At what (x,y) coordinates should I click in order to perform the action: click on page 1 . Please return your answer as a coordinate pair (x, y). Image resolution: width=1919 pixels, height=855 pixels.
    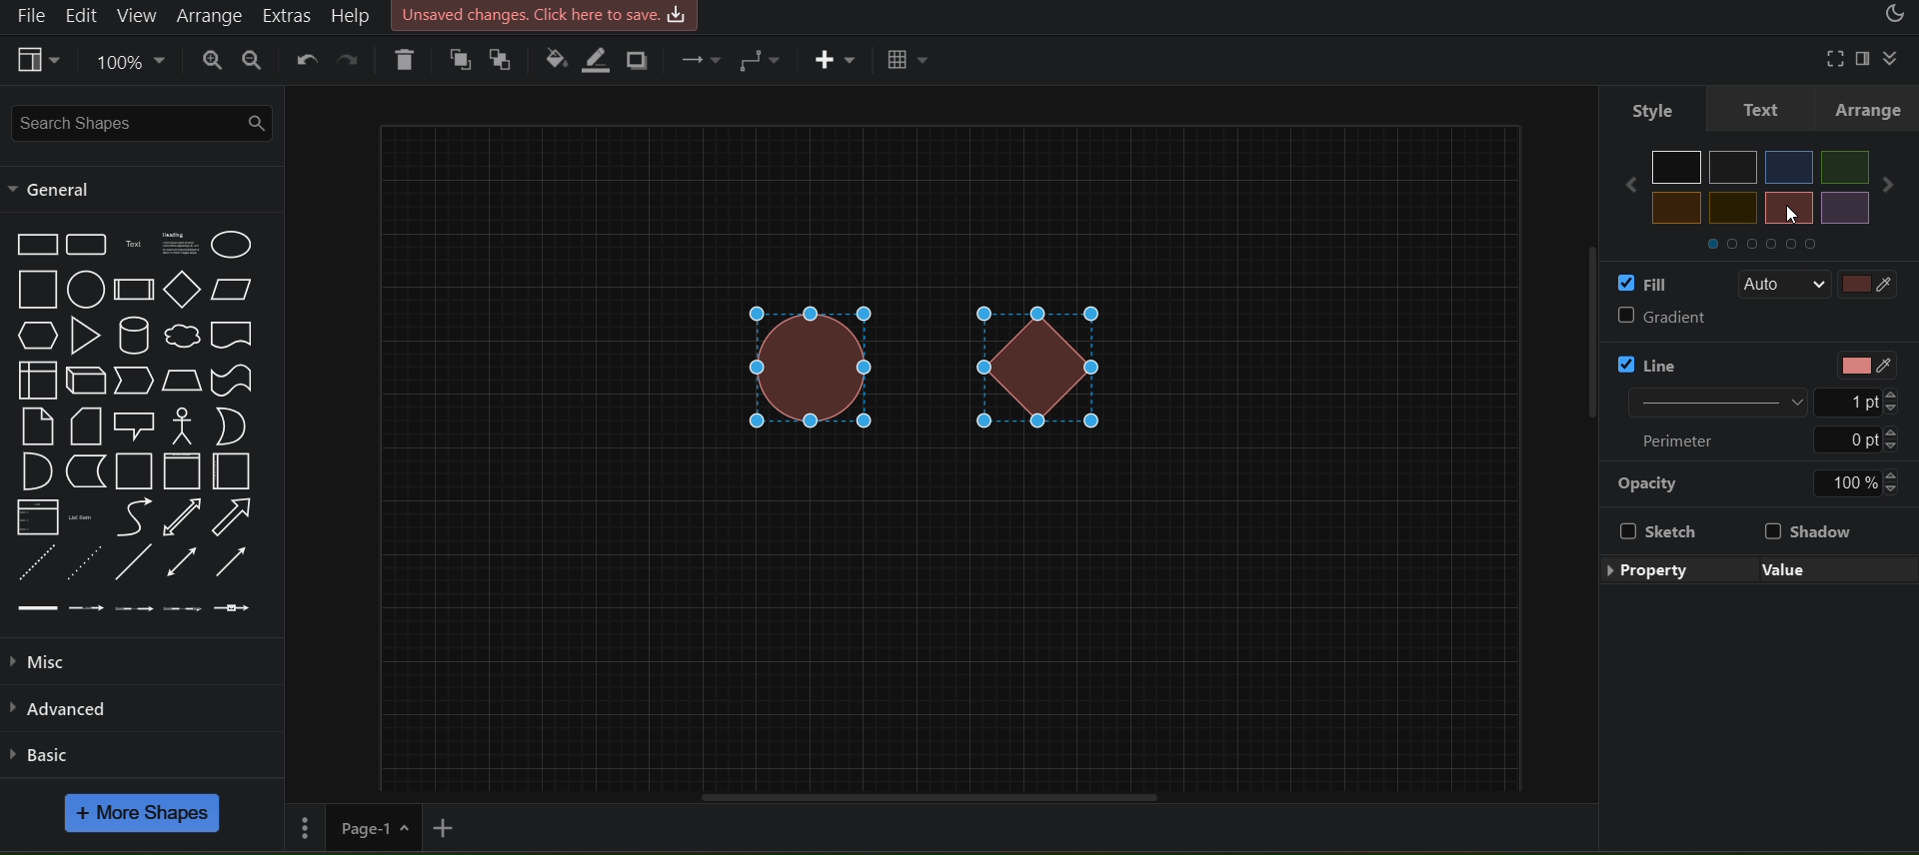
    Looking at the image, I should click on (352, 830).